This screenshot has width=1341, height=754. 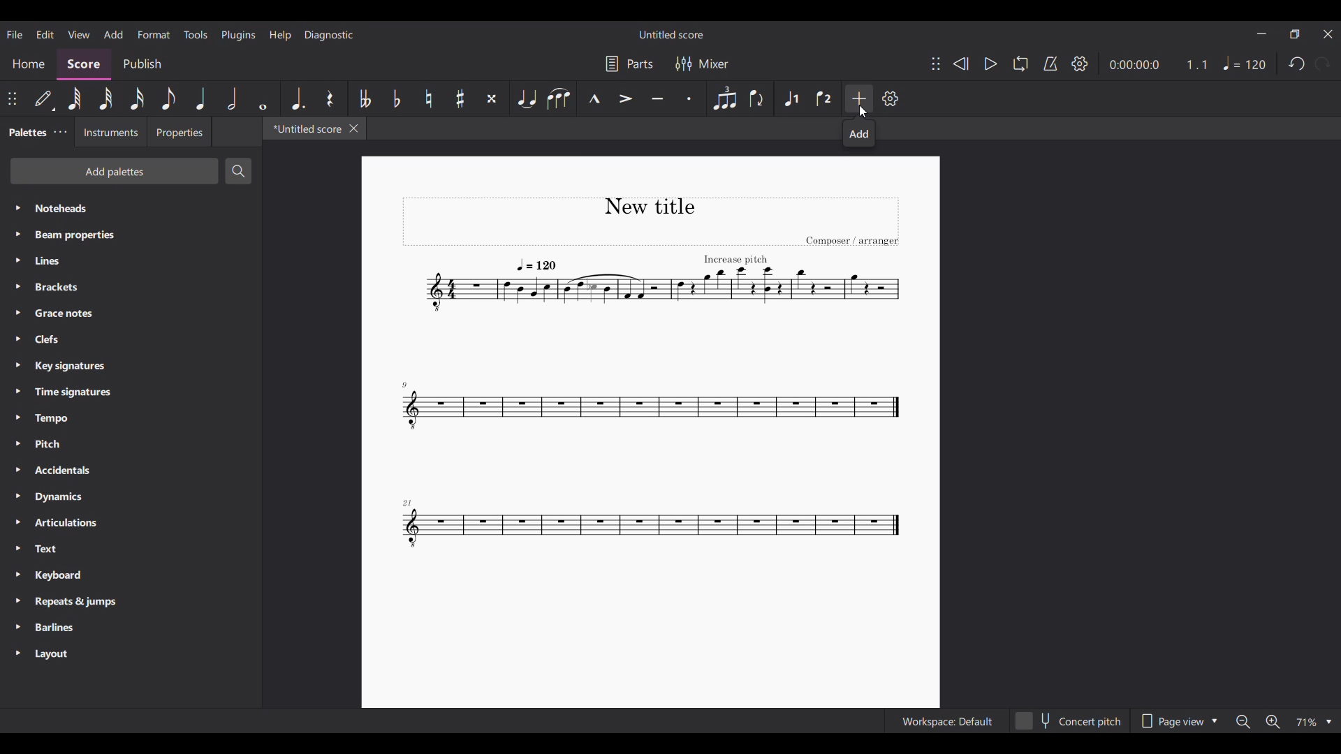 I want to click on Home section, so click(x=28, y=64).